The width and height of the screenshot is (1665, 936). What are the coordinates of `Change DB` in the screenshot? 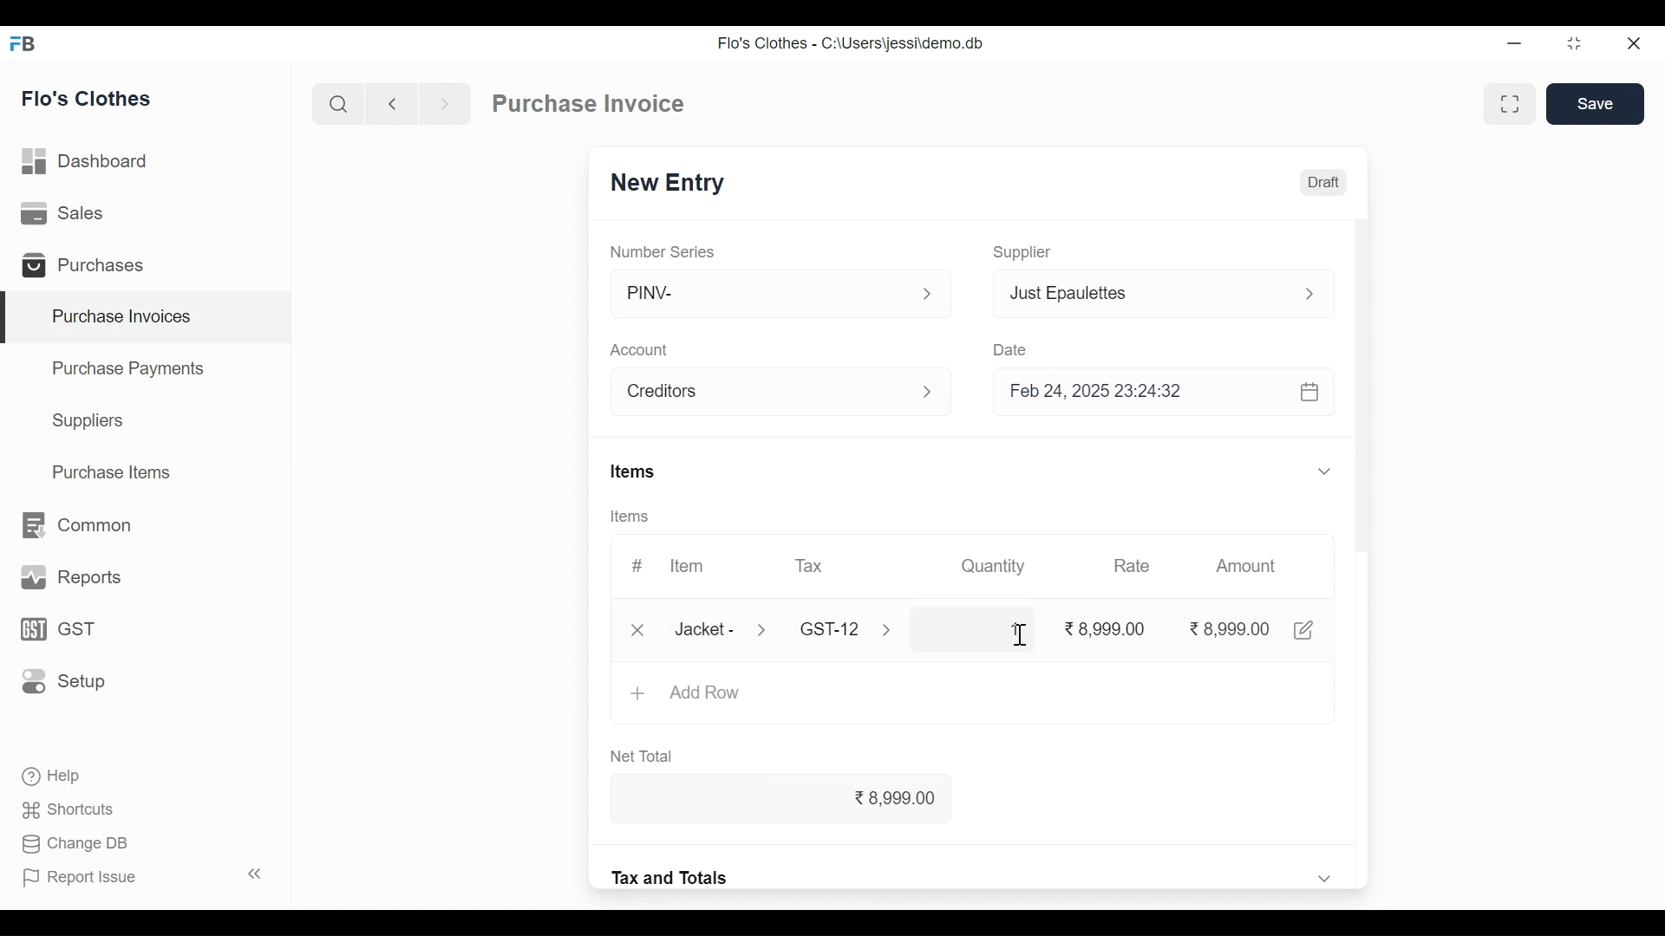 It's located at (76, 843).